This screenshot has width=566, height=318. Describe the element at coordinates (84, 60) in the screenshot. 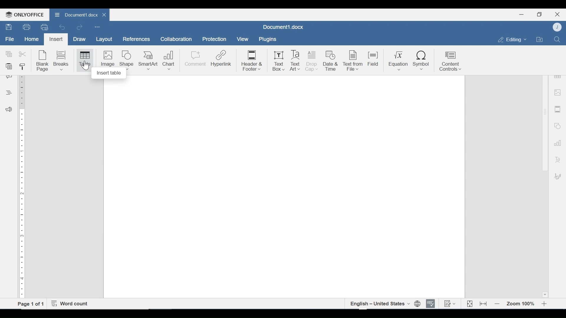

I see `Table` at that location.